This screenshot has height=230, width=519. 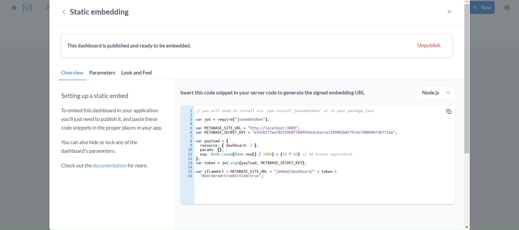 I want to click on this dashboard is published and ready to be embedded., so click(x=132, y=46).